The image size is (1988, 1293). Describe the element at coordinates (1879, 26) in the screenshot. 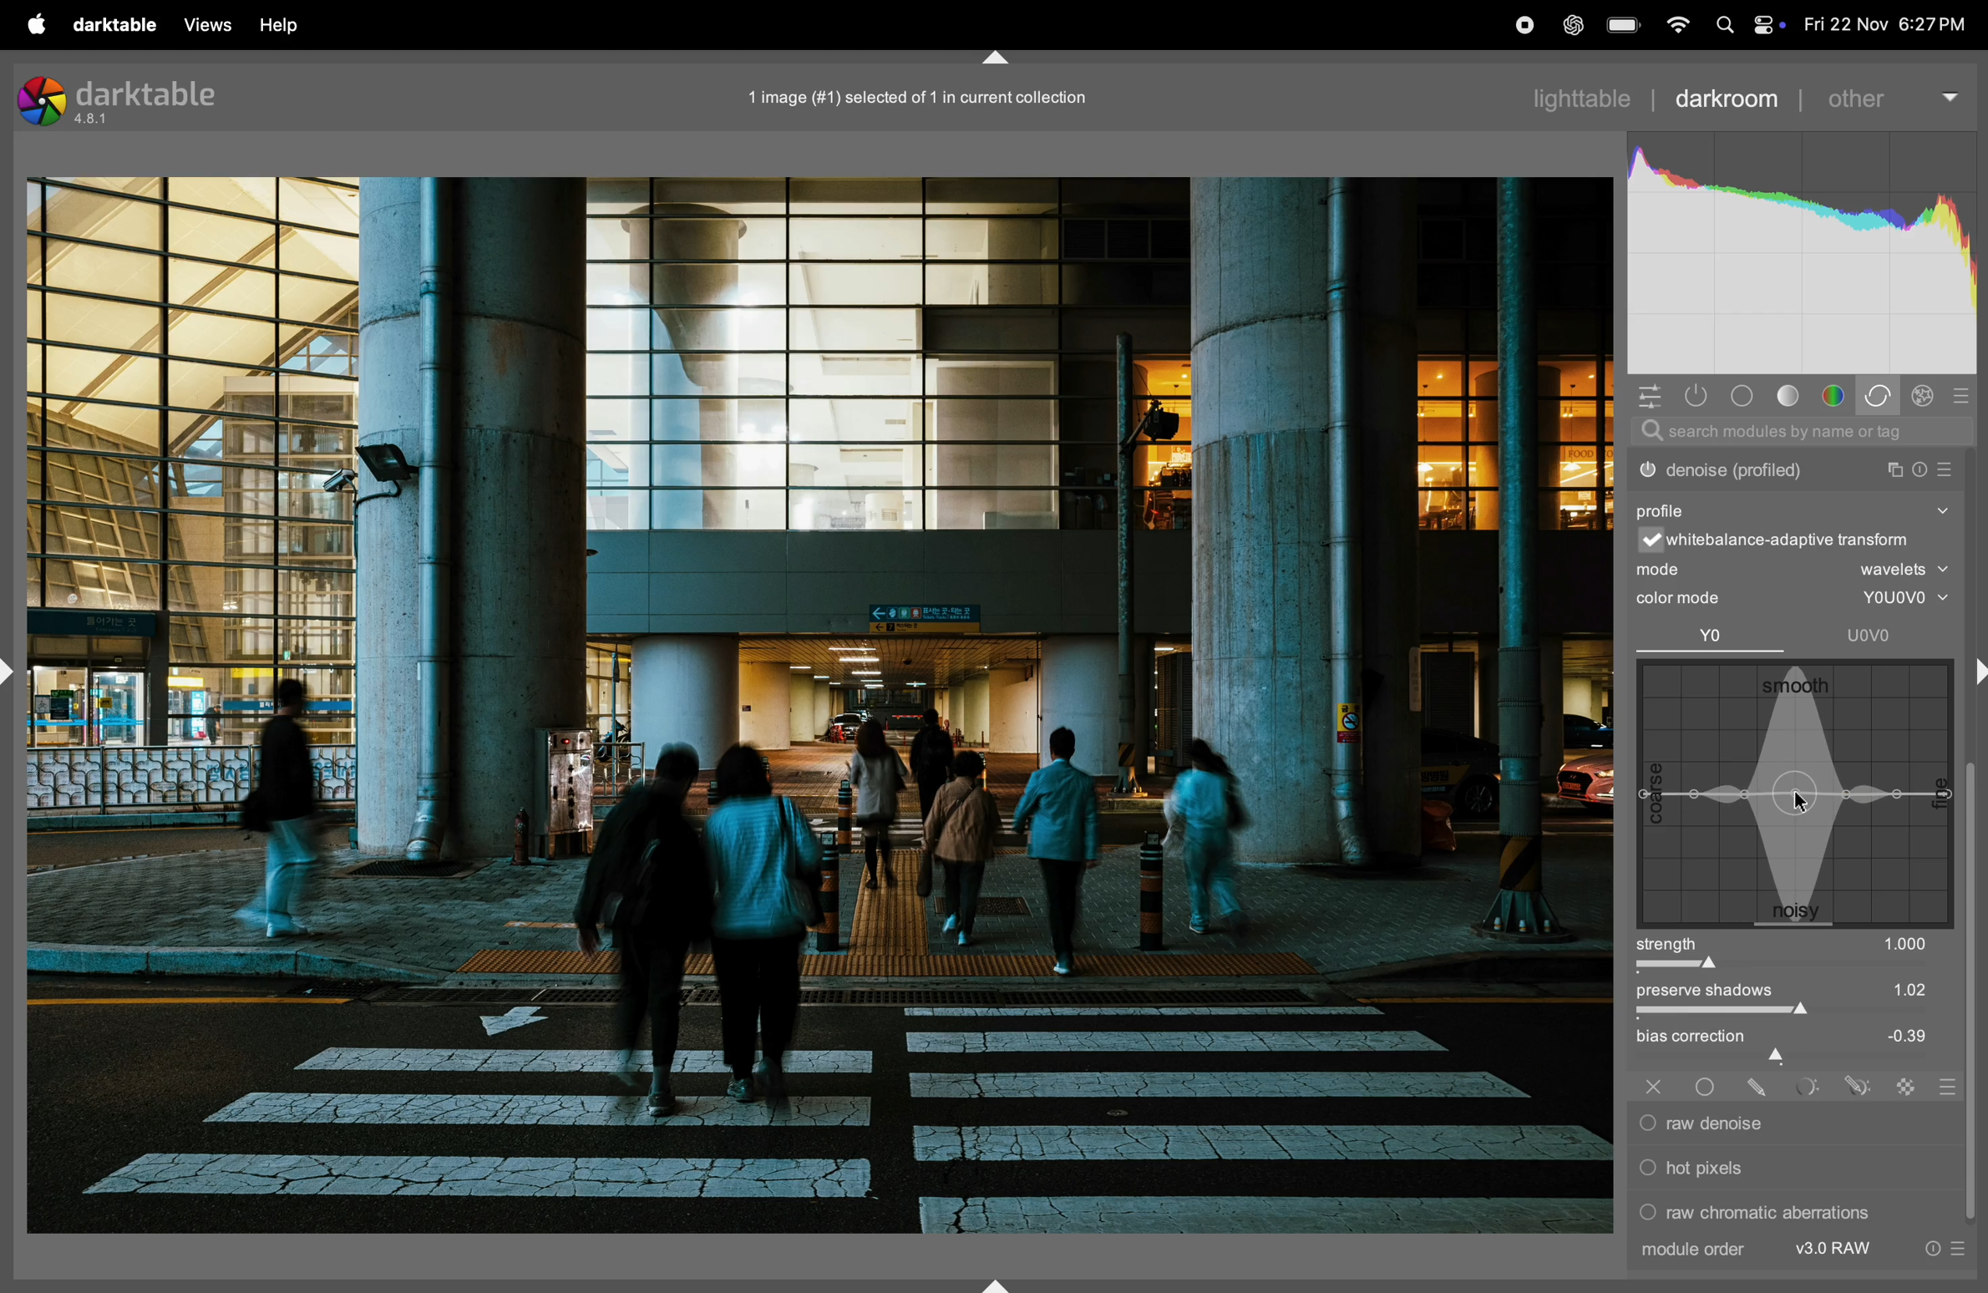

I see `date and time` at that location.